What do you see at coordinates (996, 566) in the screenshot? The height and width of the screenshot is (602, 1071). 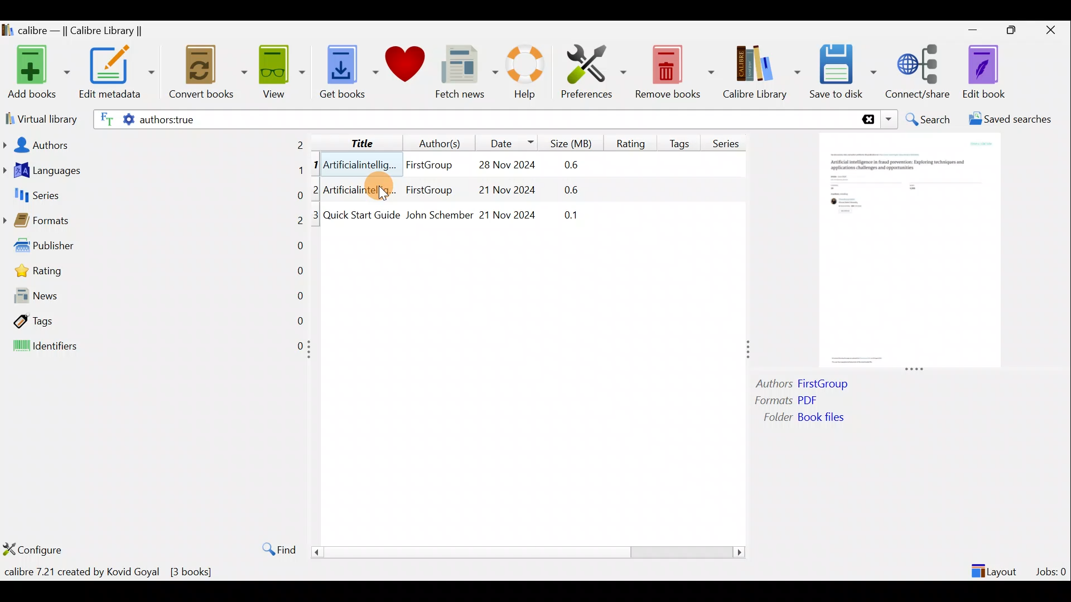 I see `Layout` at bounding box center [996, 566].